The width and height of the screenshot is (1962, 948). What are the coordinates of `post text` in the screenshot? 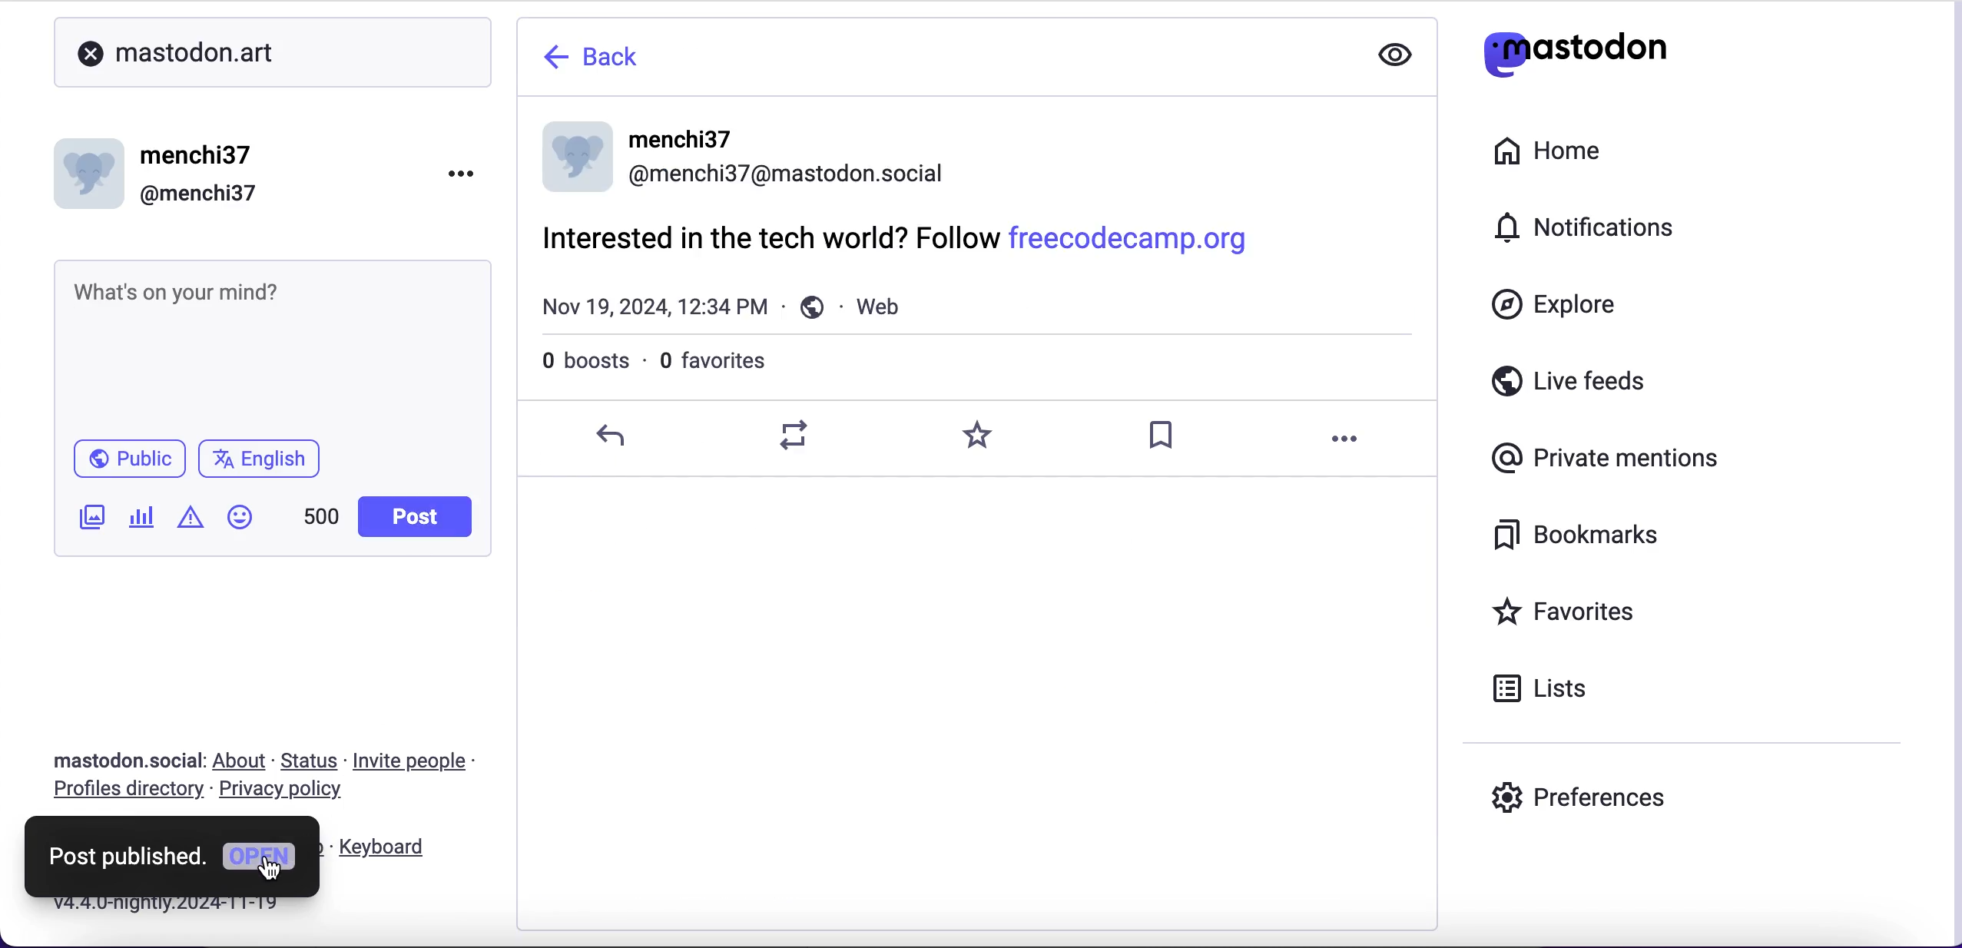 It's located at (258, 306).